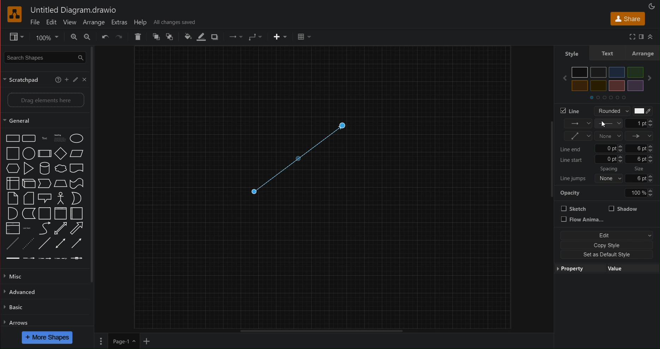  I want to click on , so click(630, 36).